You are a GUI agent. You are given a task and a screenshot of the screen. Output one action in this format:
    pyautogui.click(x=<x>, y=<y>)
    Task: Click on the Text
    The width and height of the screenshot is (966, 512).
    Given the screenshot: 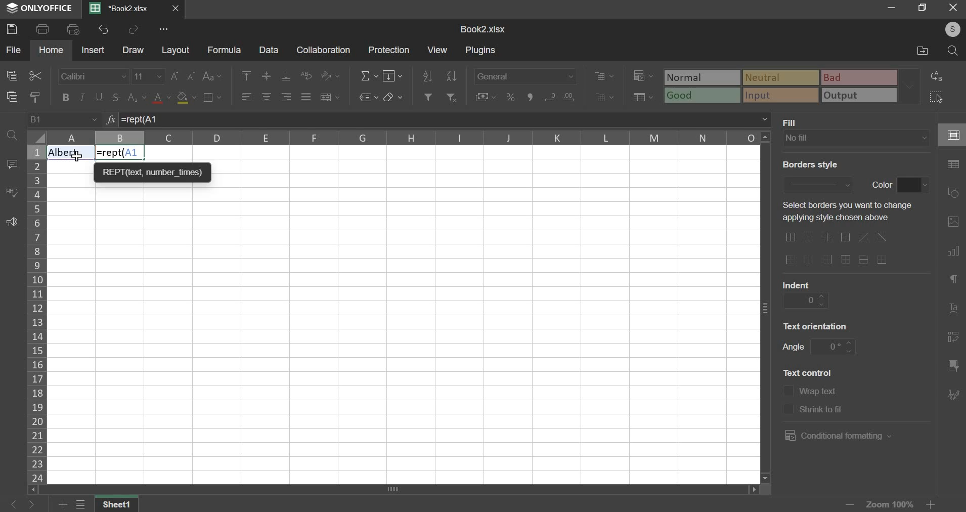 What is the action you would take?
    pyautogui.click(x=69, y=152)
    